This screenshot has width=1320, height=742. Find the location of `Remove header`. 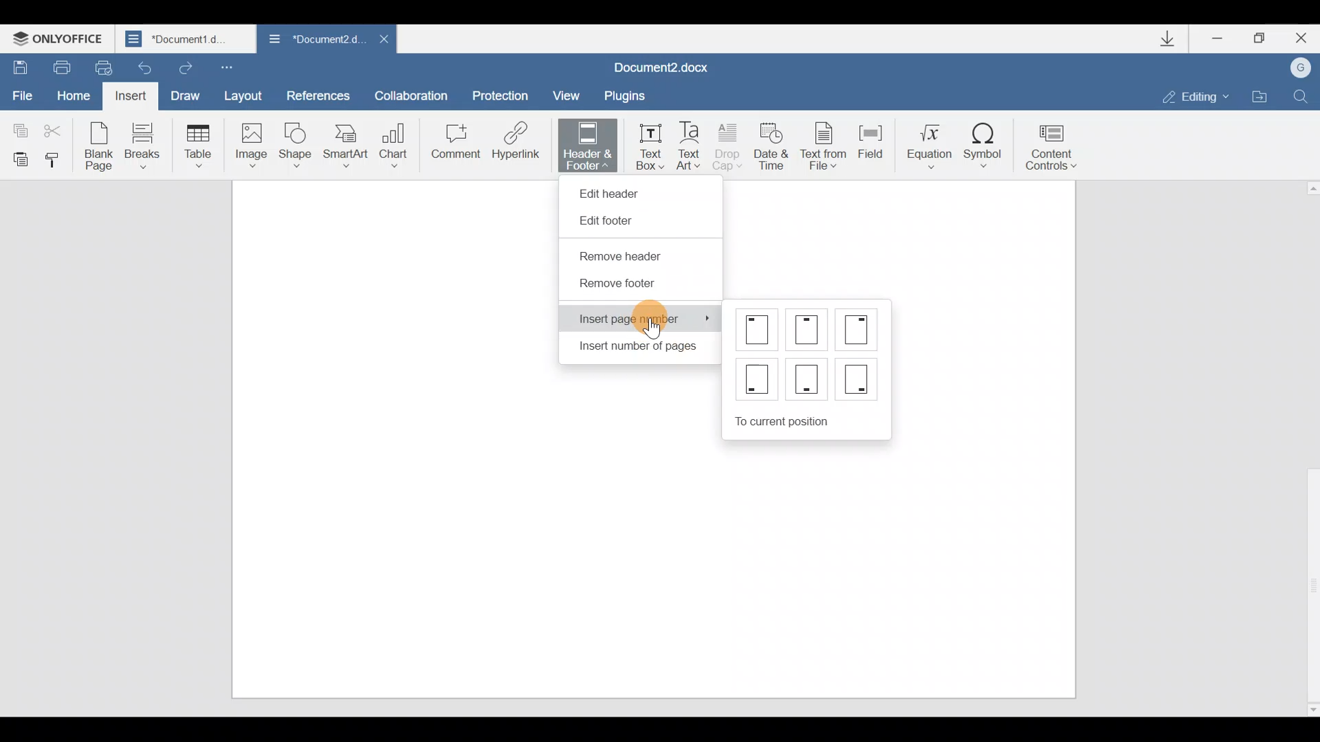

Remove header is located at coordinates (630, 258).